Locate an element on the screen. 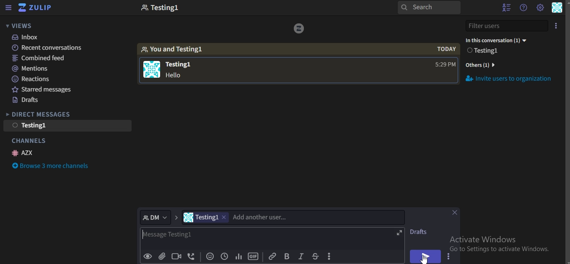  direct messages is located at coordinates (39, 115).